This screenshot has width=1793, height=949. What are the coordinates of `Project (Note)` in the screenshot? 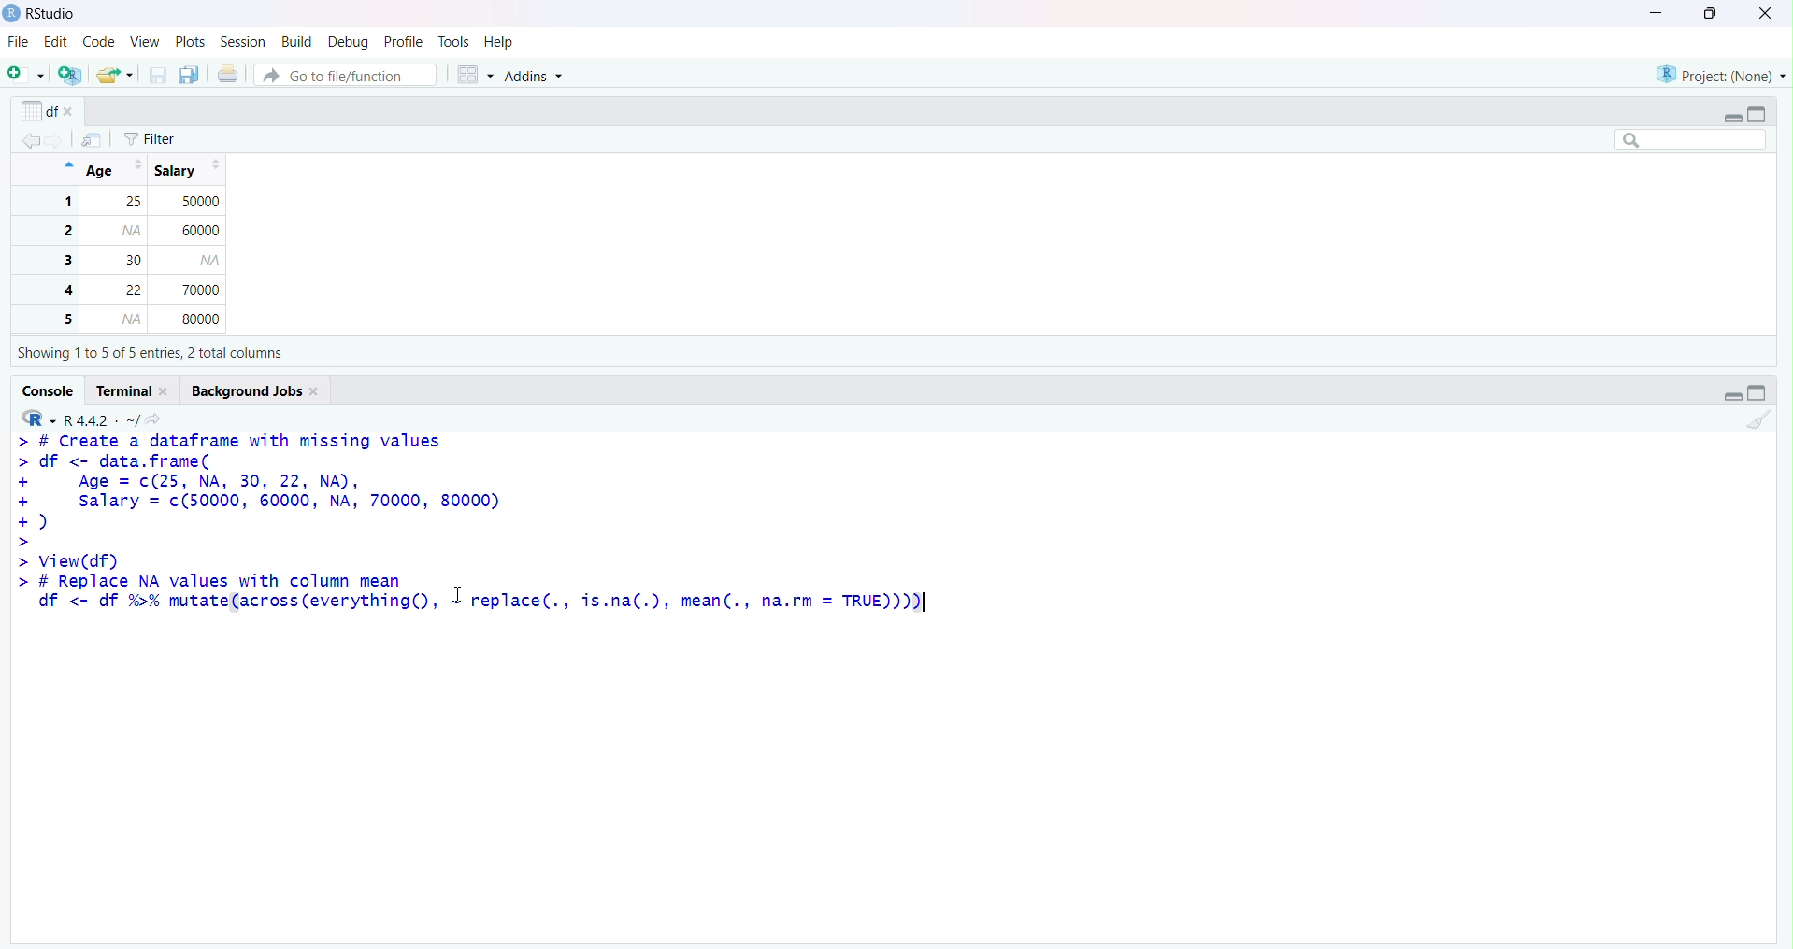 It's located at (1720, 76).